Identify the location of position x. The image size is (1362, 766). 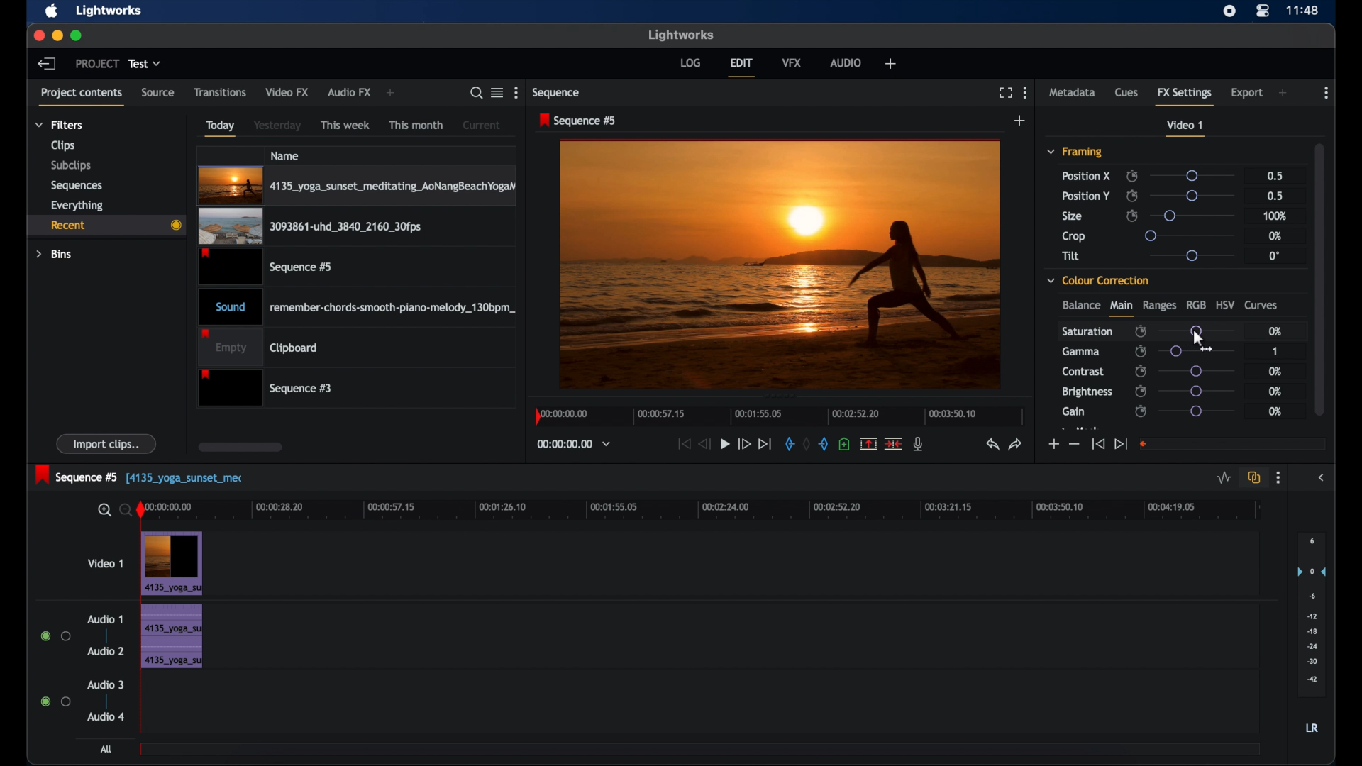
(1086, 175).